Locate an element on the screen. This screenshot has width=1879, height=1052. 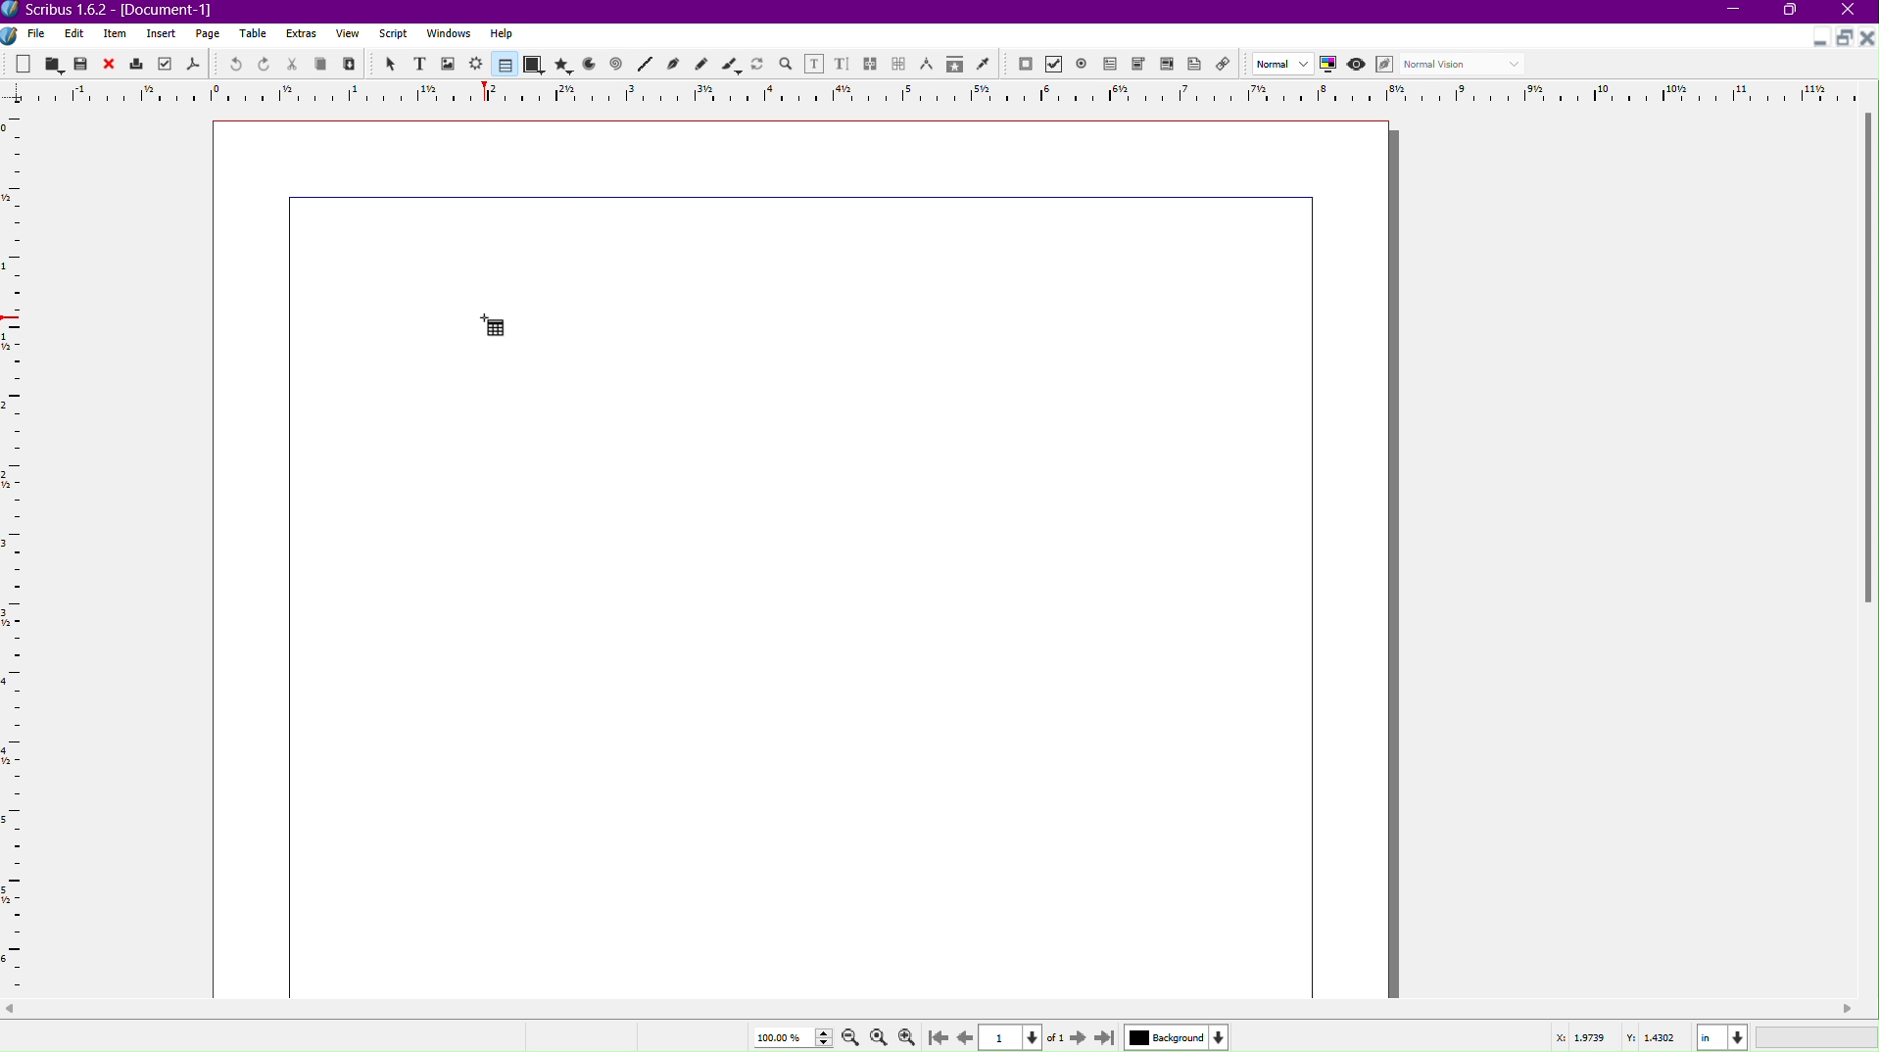
Item is located at coordinates (117, 34).